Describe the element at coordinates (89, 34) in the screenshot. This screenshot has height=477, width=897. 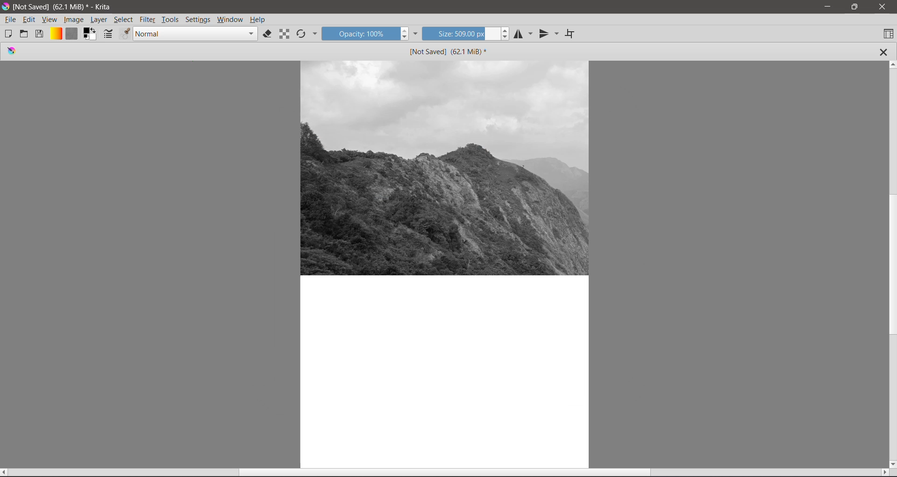
I see `Set the background and foreground colro selector` at that location.